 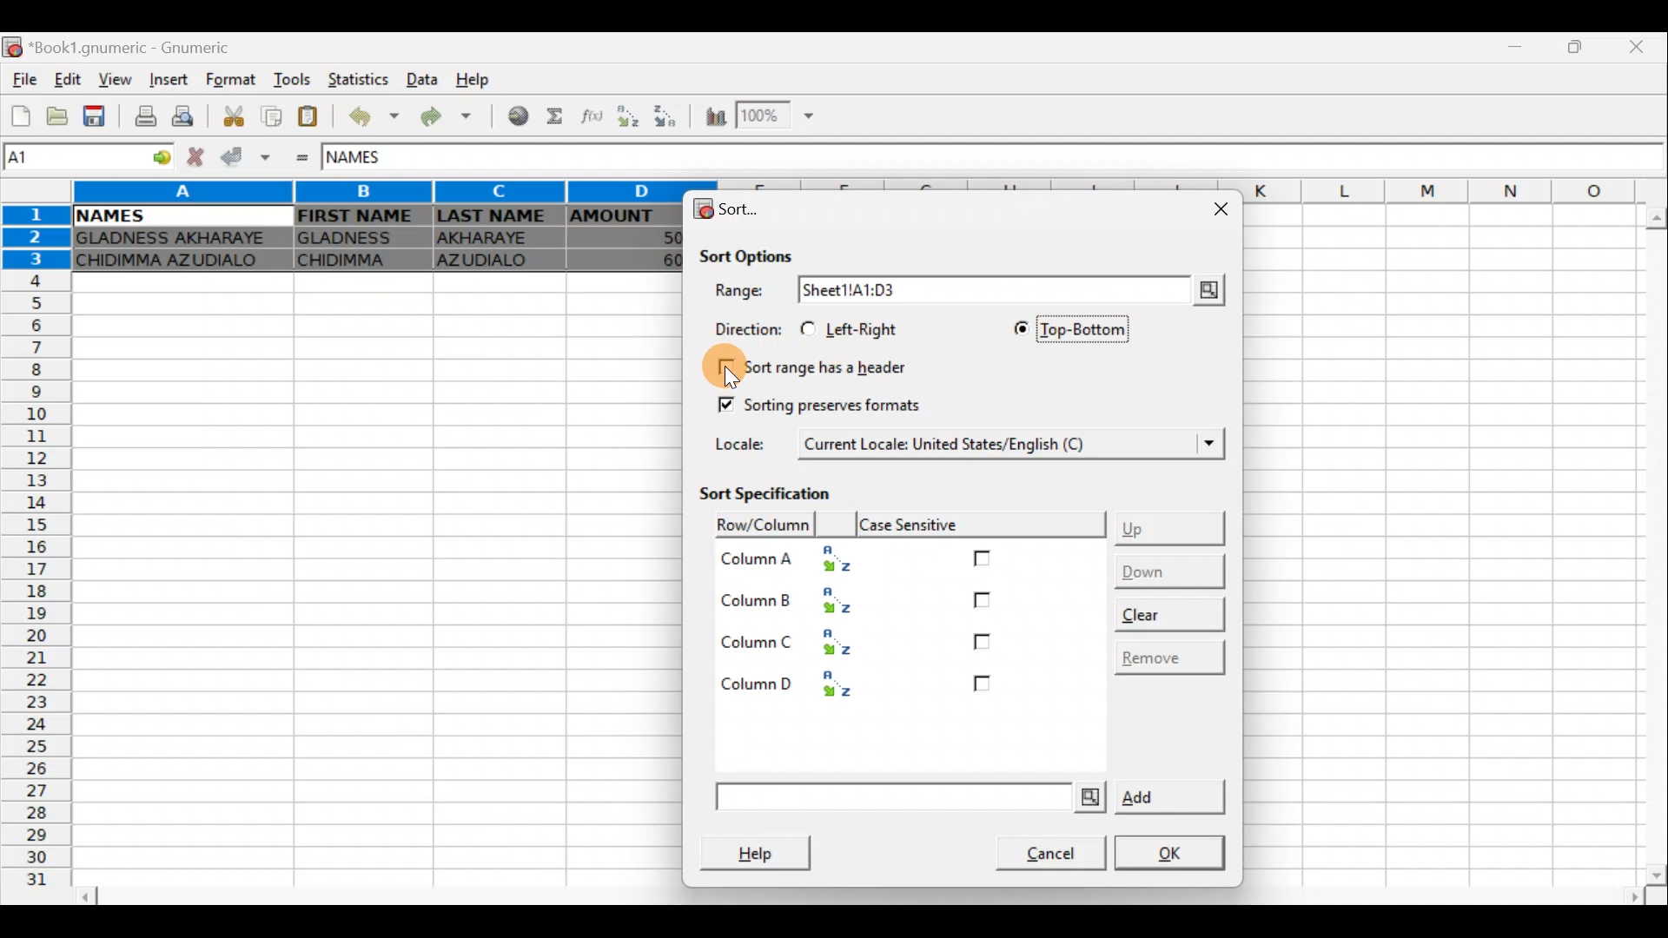 I want to click on File, so click(x=24, y=81).